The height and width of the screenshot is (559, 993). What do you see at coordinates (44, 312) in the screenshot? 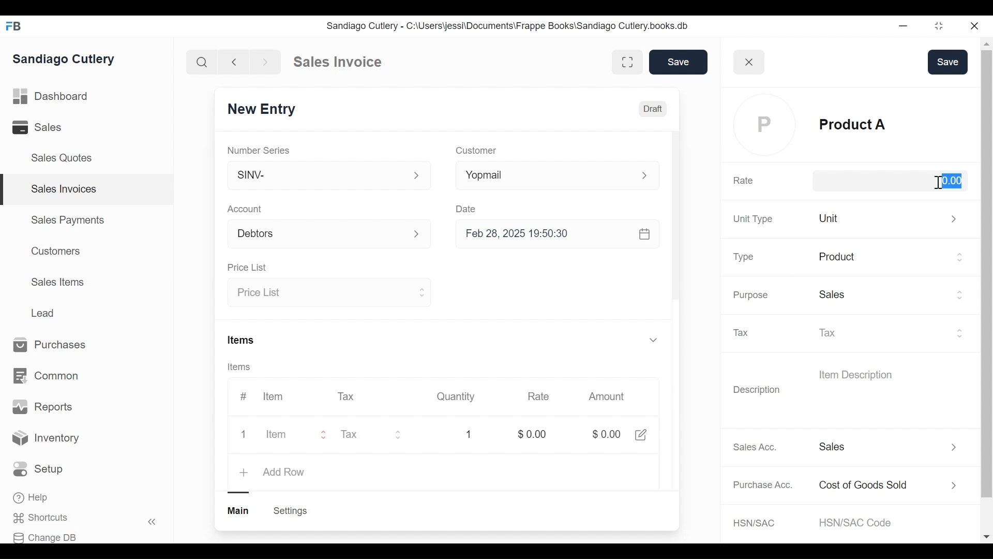
I see `Lead` at bounding box center [44, 312].